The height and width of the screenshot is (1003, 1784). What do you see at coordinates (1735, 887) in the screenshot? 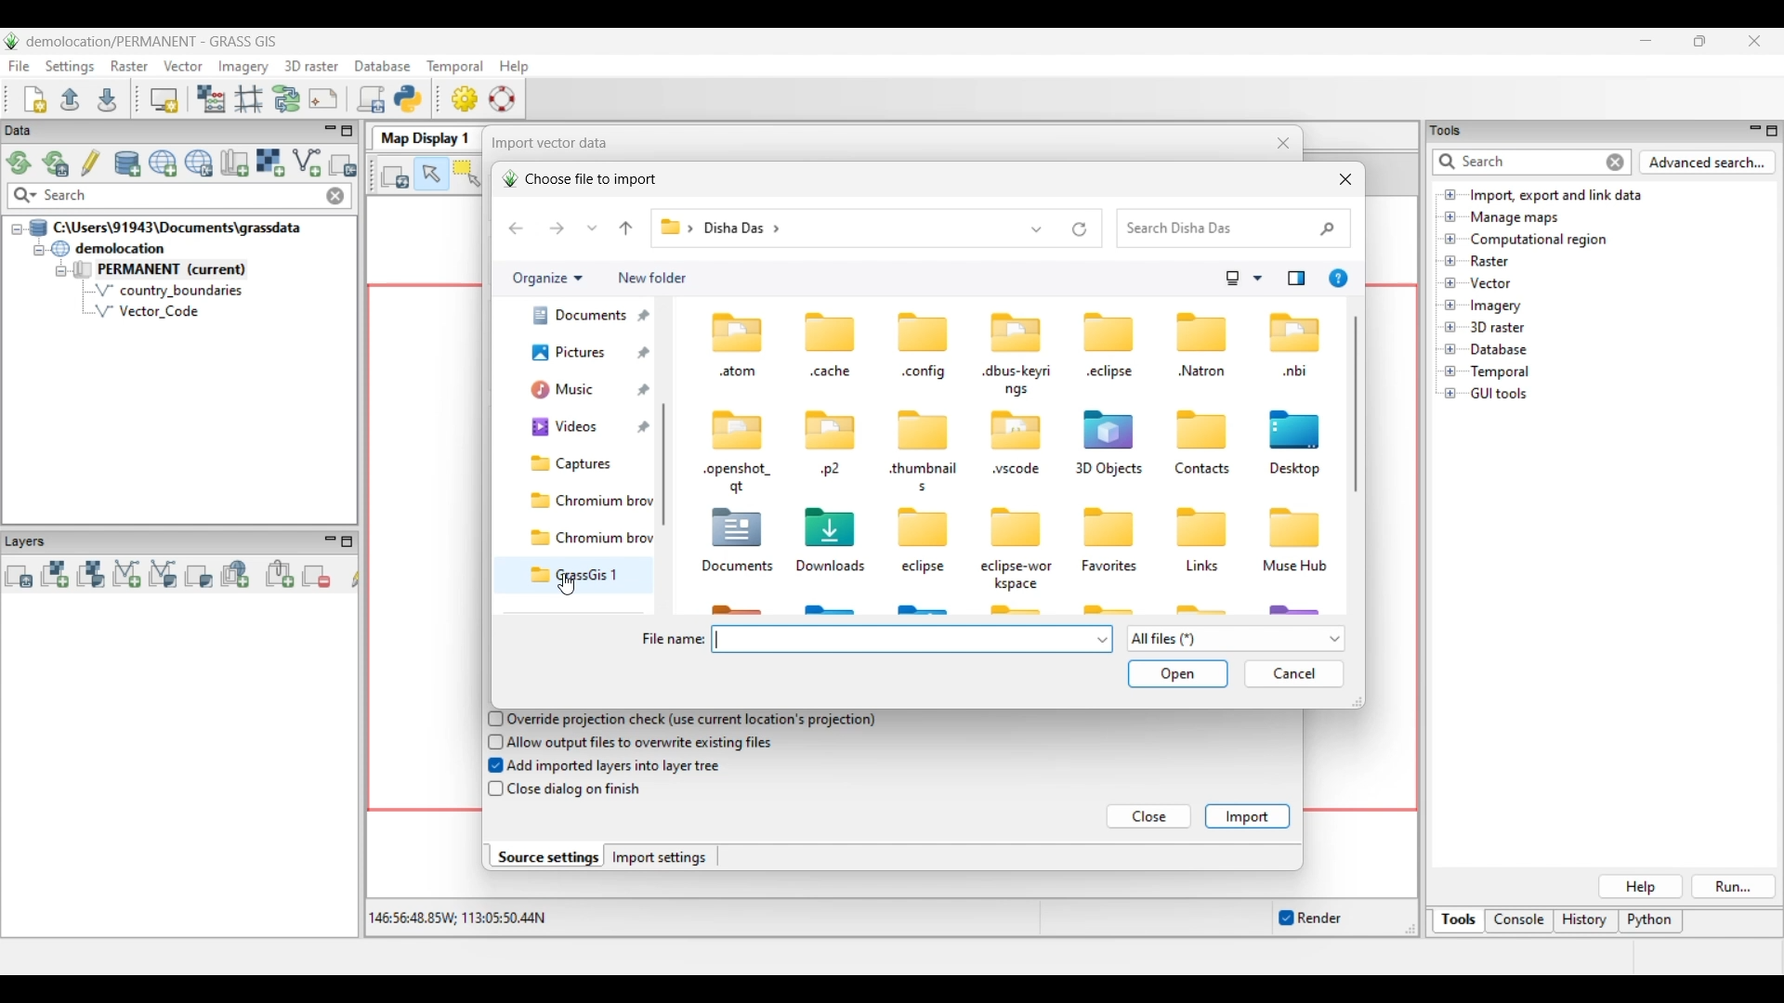
I see `Run` at bounding box center [1735, 887].